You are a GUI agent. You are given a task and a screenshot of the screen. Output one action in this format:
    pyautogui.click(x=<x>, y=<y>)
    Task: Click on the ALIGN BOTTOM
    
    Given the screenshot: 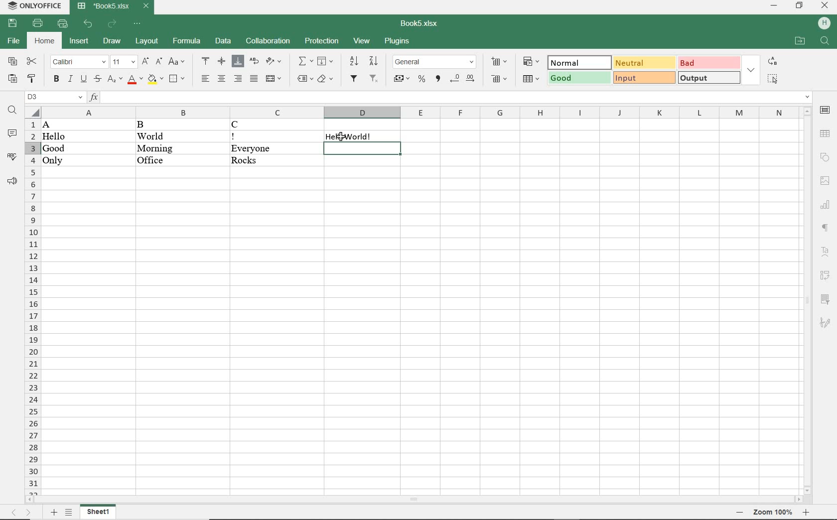 What is the action you would take?
    pyautogui.click(x=238, y=62)
    